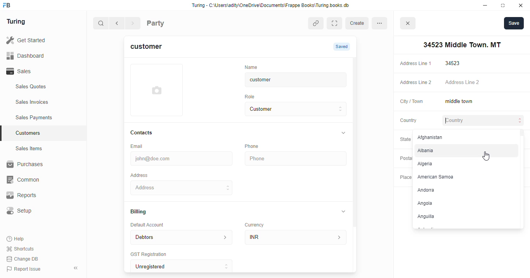  What do you see at coordinates (382, 23) in the screenshot?
I see `more options` at bounding box center [382, 23].